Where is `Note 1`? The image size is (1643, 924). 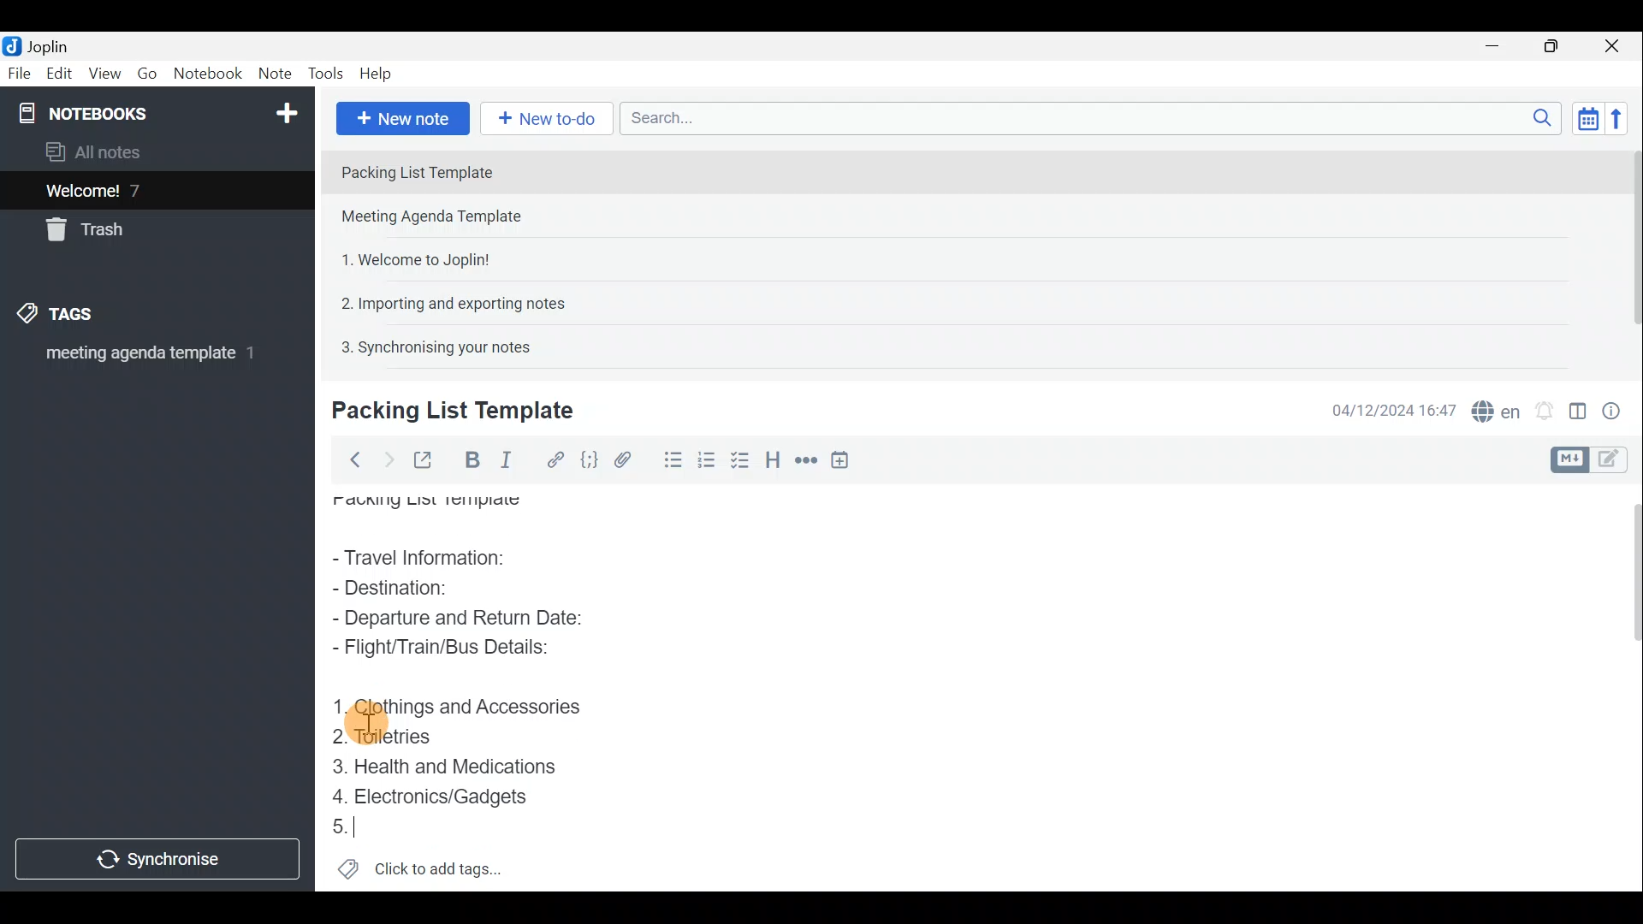 Note 1 is located at coordinates (478, 170).